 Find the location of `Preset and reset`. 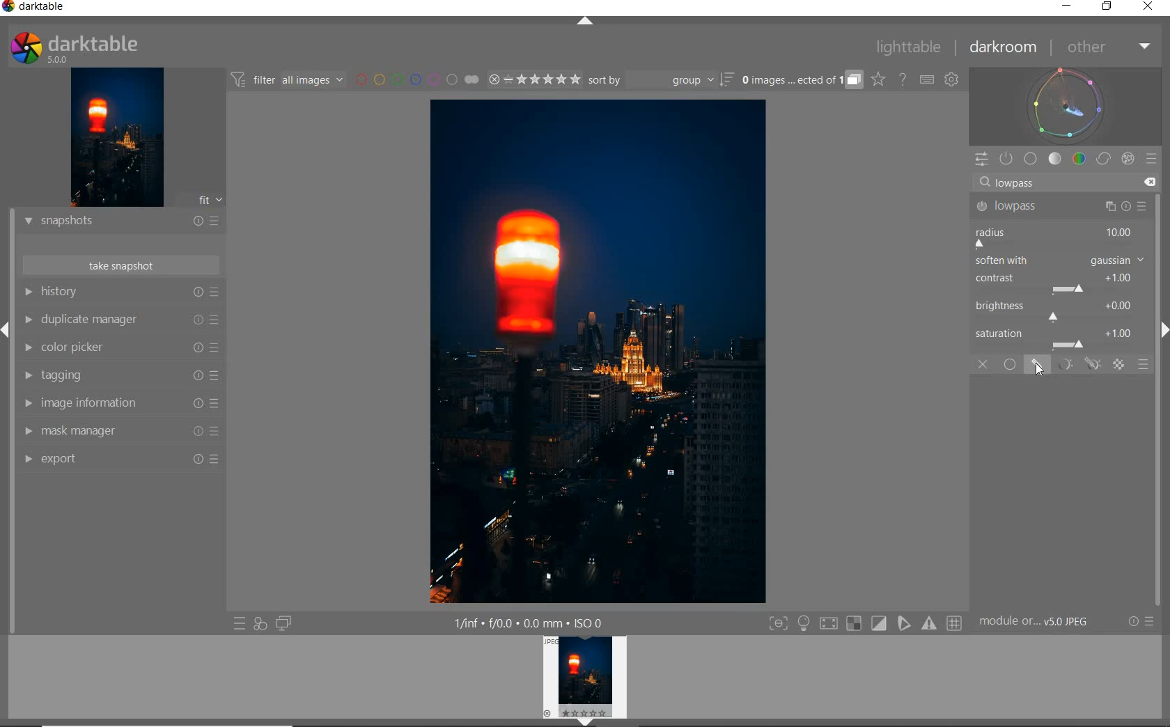

Preset and reset is located at coordinates (222, 458).